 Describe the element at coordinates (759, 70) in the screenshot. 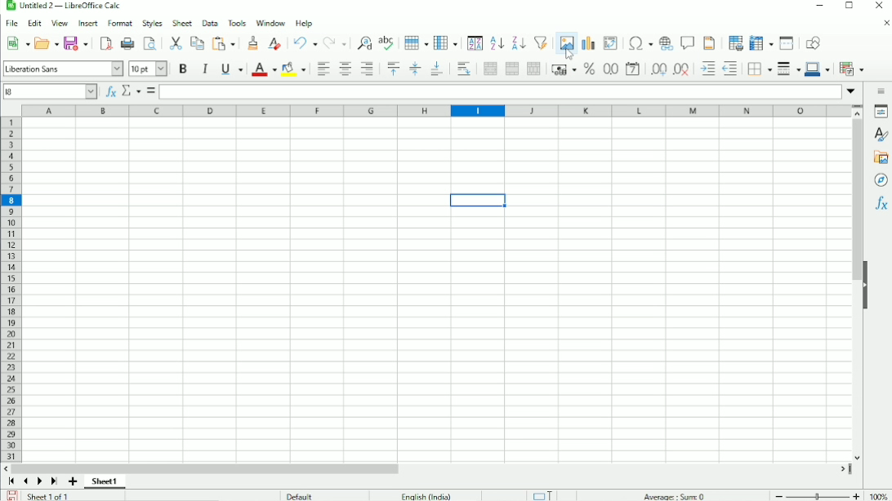

I see `Borders` at that location.